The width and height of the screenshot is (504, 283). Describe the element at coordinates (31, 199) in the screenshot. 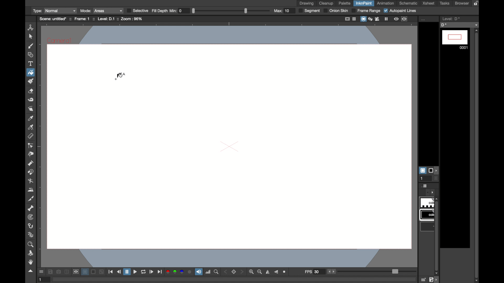

I see `cuttertool` at that location.